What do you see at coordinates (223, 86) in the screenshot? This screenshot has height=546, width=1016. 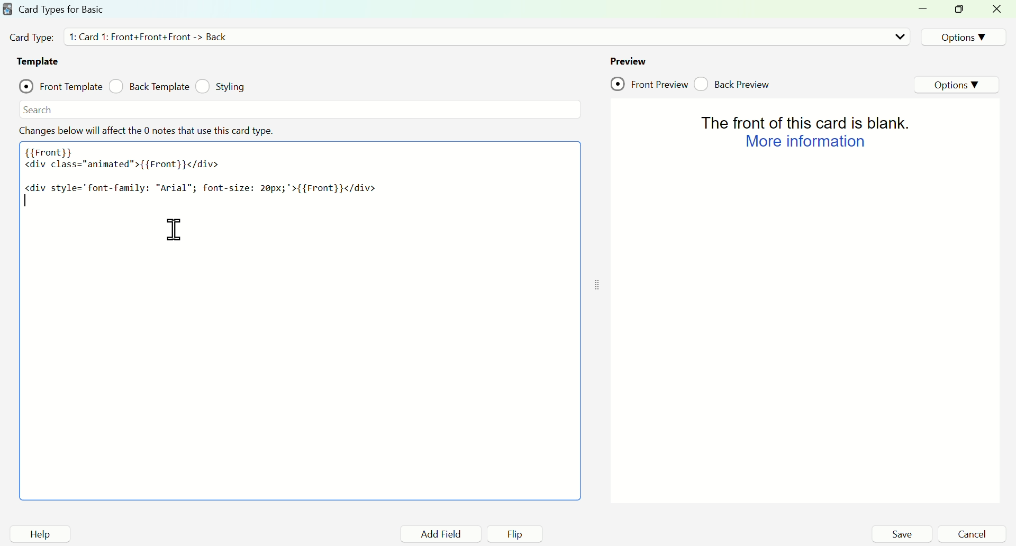 I see `Styling` at bounding box center [223, 86].